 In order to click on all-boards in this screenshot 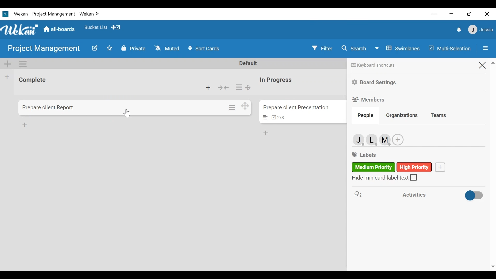, I will do `click(58, 29)`.